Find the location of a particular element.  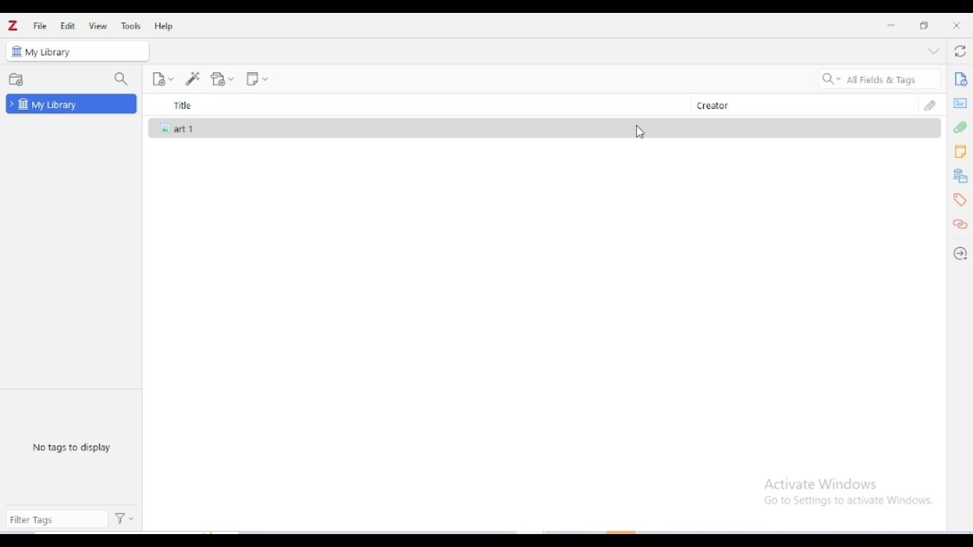

add item(s) by identifier is located at coordinates (193, 78).